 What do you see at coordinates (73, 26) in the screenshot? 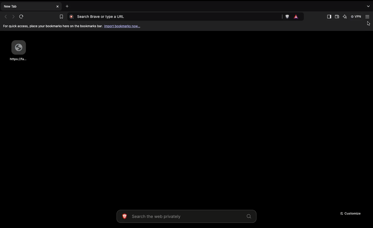
I see `For quick access, place your bookmarks here on the bookmarks bar. Import bookmarks now.` at bounding box center [73, 26].